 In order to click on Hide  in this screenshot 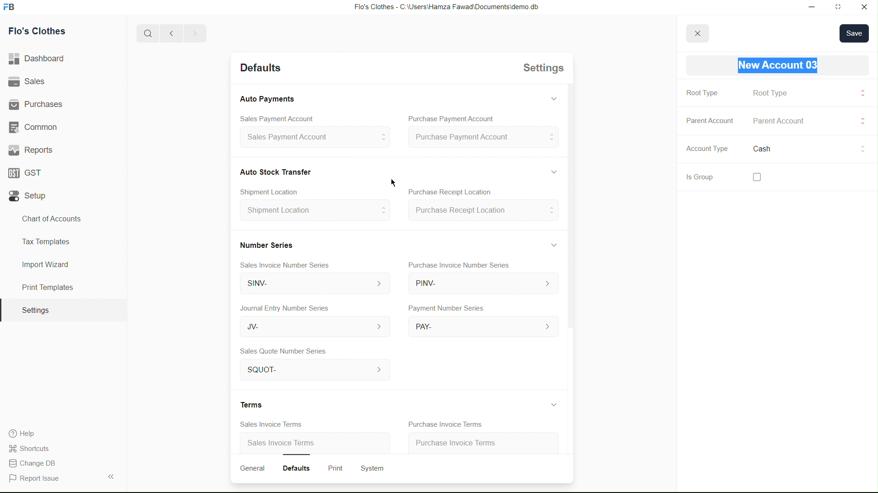, I will do `click(553, 244)`.